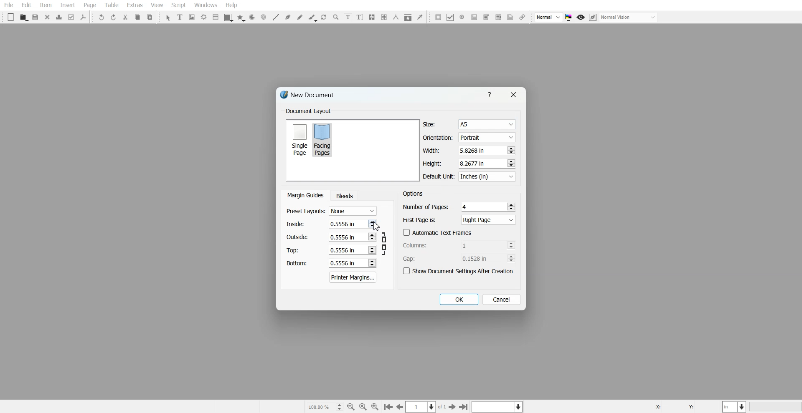 Image resolution: width=802 pixels, height=413 pixels. Describe the element at coordinates (135, 5) in the screenshot. I see `Extras` at that location.